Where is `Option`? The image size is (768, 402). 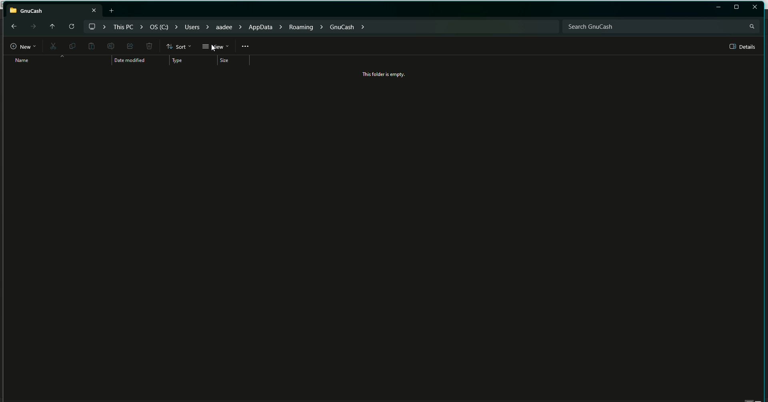 Option is located at coordinates (246, 46).